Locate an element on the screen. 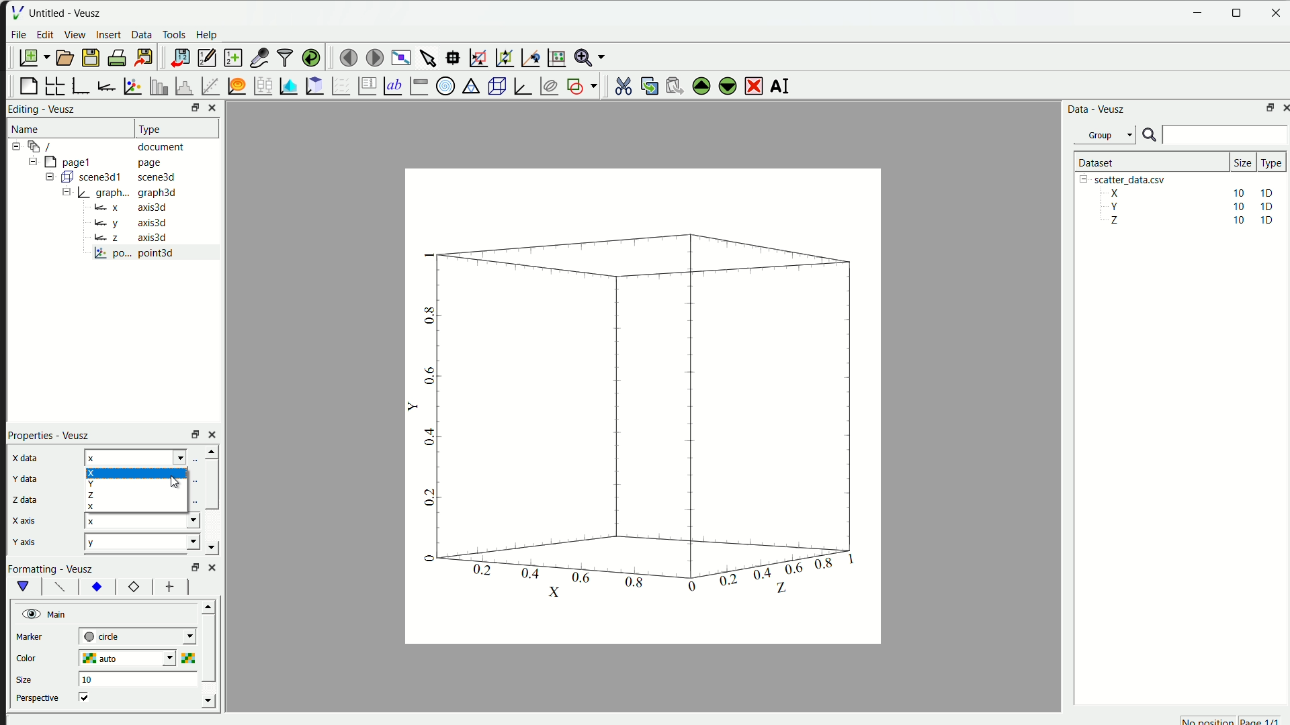 Image resolution: width=1290 pixels, height=725 pixels. File is located at coordinates (19, 36).